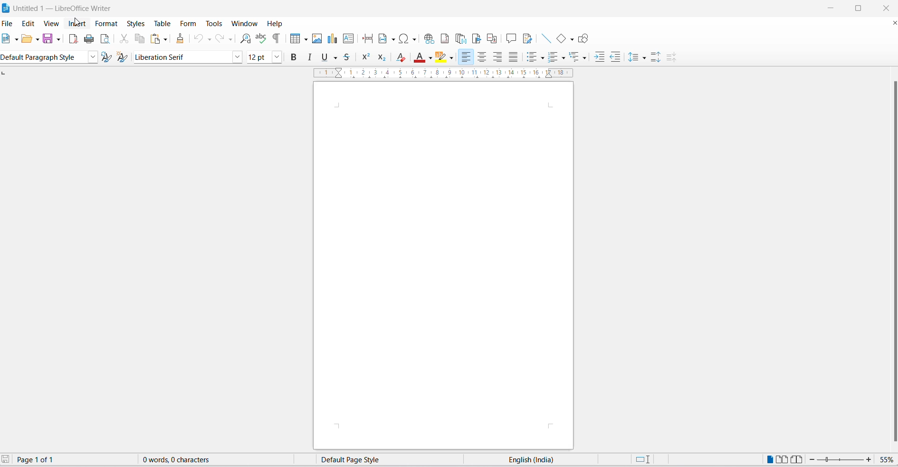 Image resolution: width=898 pixels, height=467 pixels. What do you see at coordinates (107, 24) in the screenshot?
I see `format` at bounding box center [107, 24].